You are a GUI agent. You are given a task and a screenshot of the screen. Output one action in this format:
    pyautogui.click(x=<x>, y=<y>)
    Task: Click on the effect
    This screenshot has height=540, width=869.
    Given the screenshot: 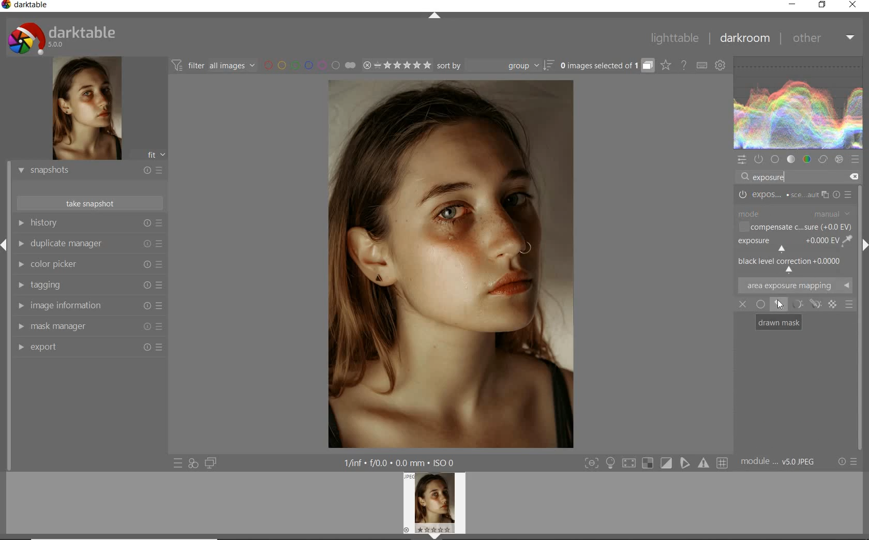 What is the action you would take?
    pyautogui.click(x=838, y=159)
    